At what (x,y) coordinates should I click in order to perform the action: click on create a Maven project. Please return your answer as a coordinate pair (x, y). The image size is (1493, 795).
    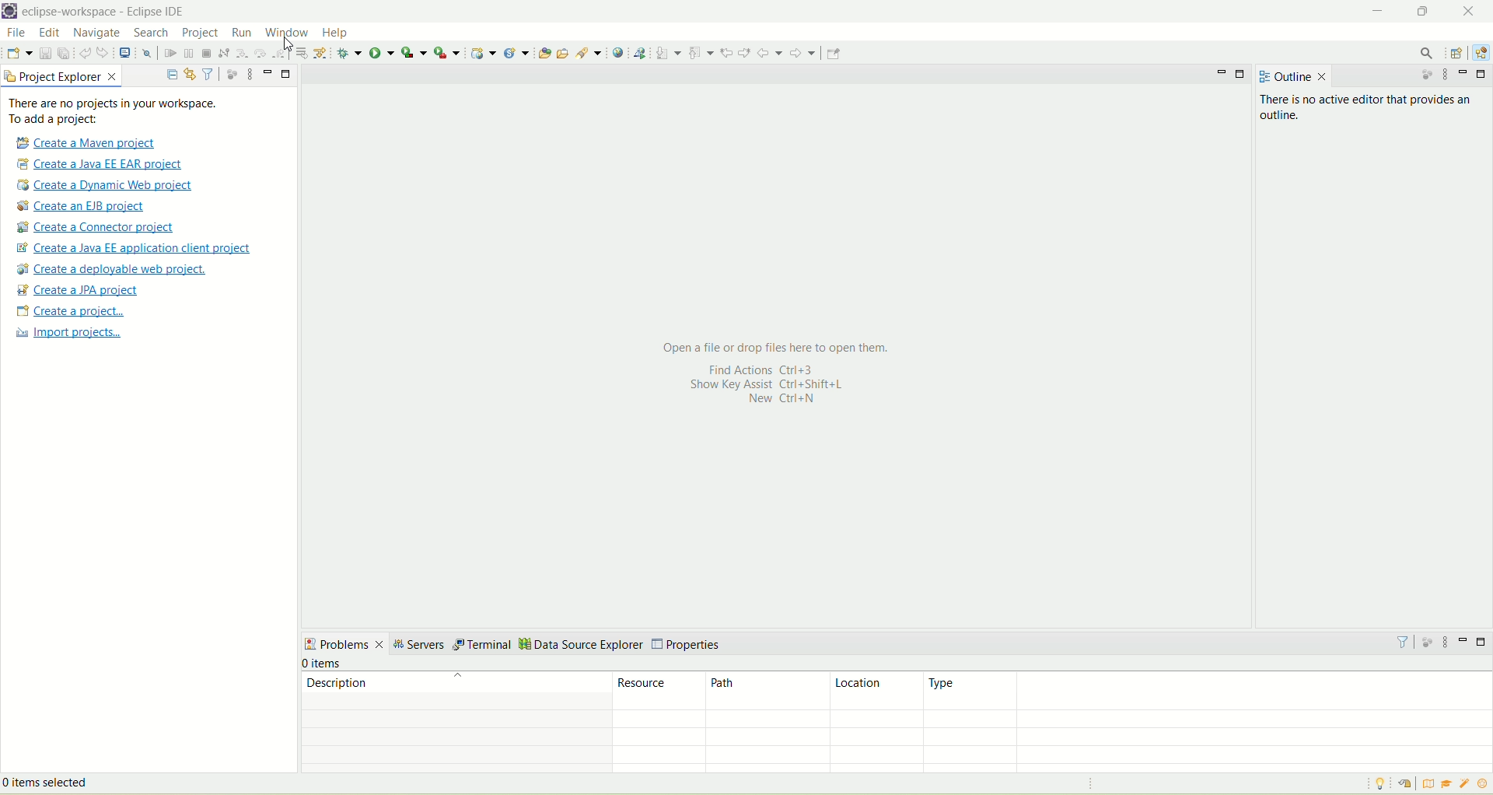
    Looking at the image, I should click on (90, 142).